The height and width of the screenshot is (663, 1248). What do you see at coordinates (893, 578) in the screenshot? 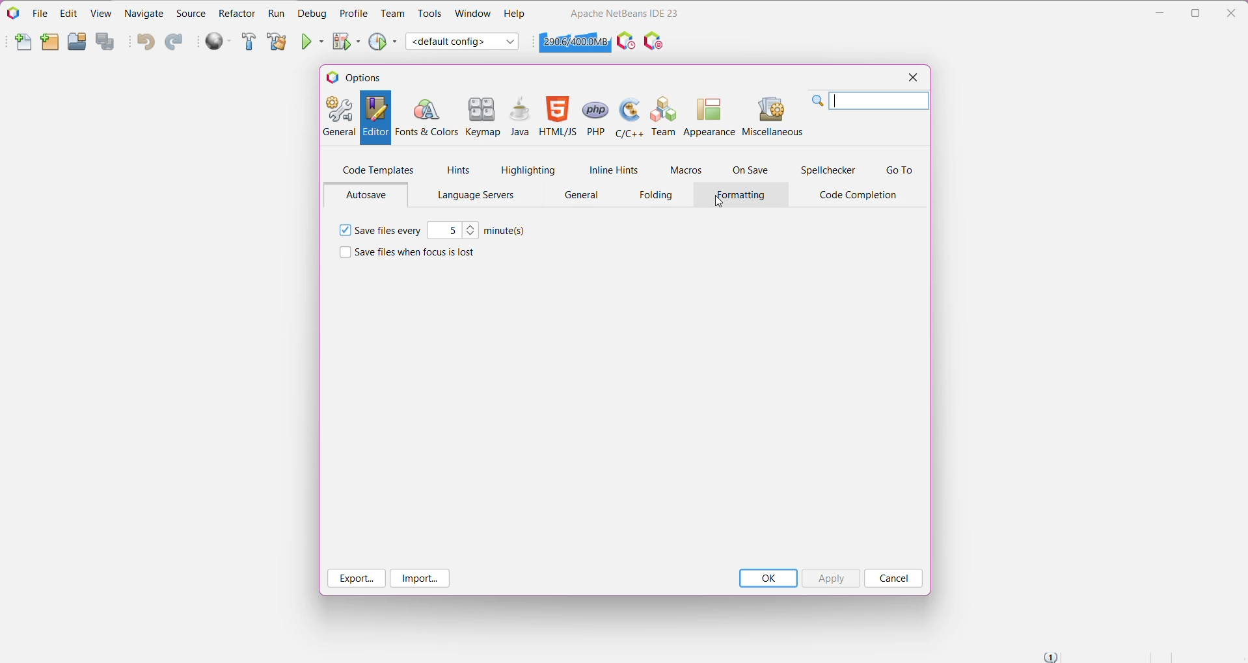
I see `Cancel` at bounding box center [893, 578].